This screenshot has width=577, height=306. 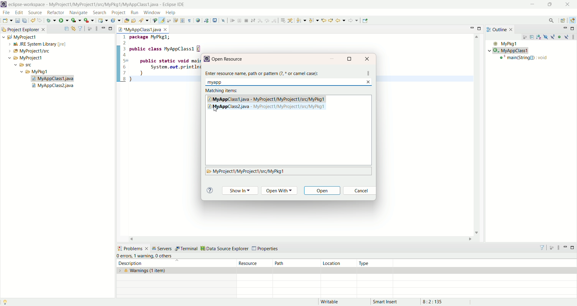 I want to click on view menu, so click(x=573, y=37).